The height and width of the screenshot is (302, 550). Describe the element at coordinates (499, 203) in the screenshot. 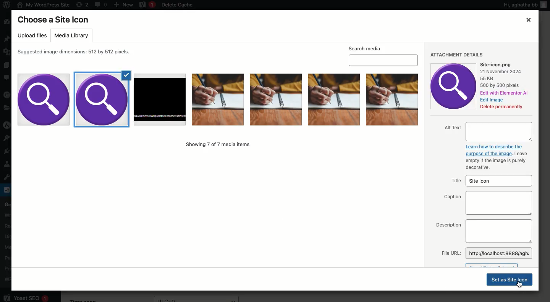

I see `Text area` at that location.